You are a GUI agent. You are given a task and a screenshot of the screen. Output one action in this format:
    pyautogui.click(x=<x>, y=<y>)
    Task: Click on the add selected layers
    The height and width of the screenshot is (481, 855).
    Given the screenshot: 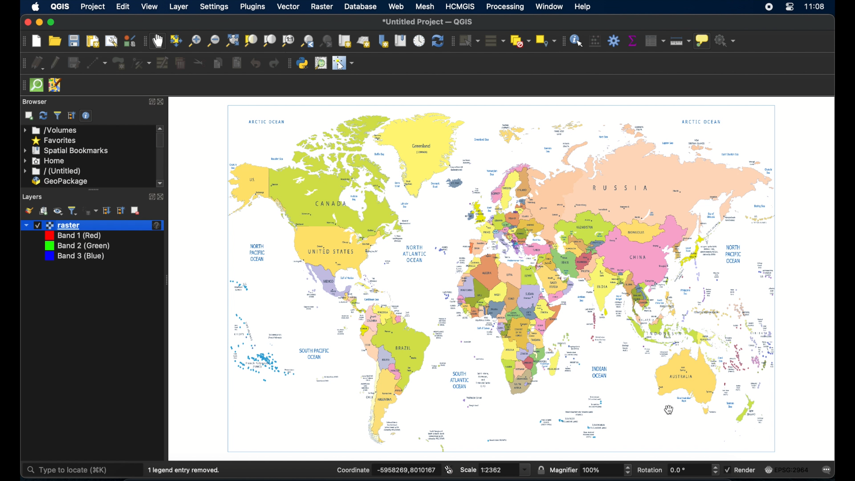 What is the action you would take?
    pyautogui.click(x=29, y=116)
    